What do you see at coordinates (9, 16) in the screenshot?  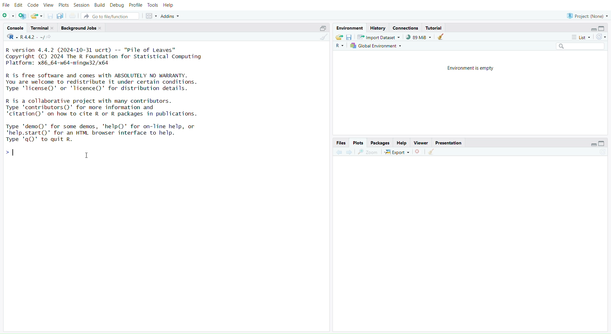 I see `New File` at bounding box center [9, 16].